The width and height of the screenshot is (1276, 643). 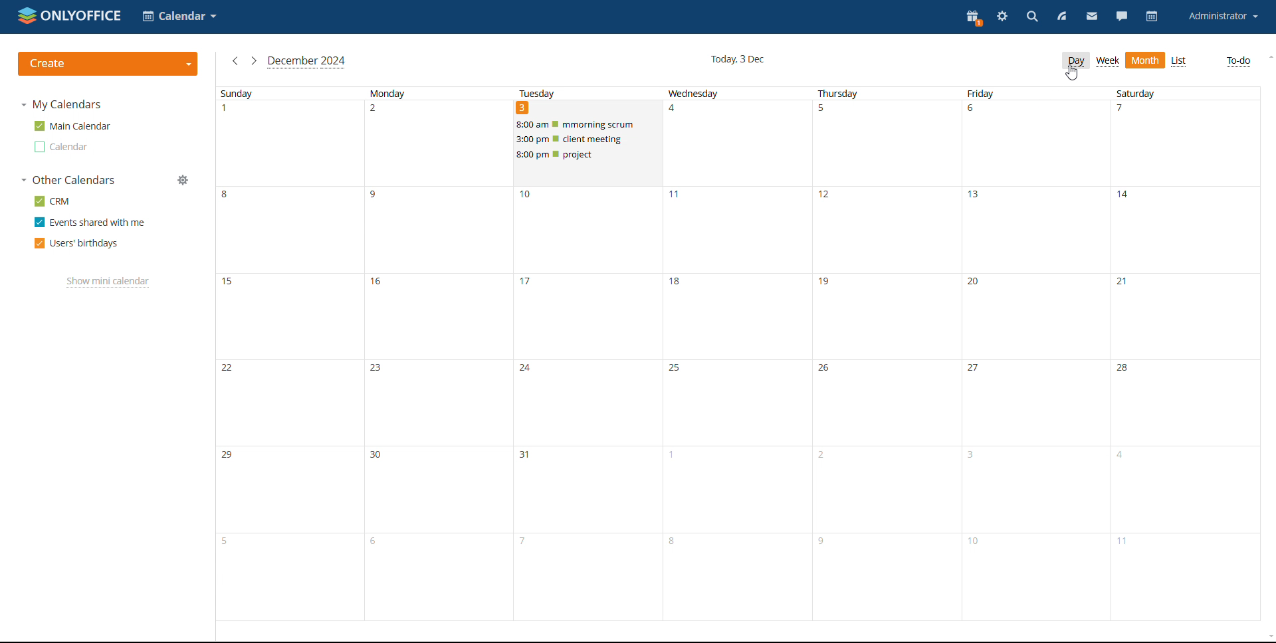 I want to click on show mini calendar, so click(x=108, y=282).